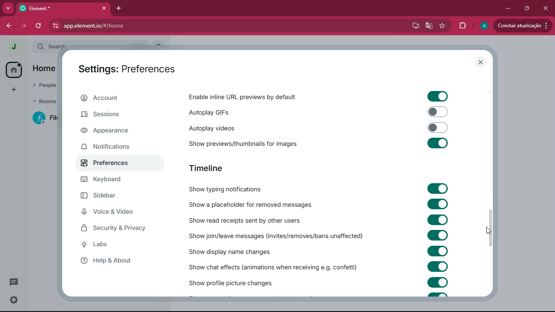 This screenshot has width=555, height=312. Describe the element at coordinates (131, 68) in the screenshot. I see `settings: preferences` at that location.